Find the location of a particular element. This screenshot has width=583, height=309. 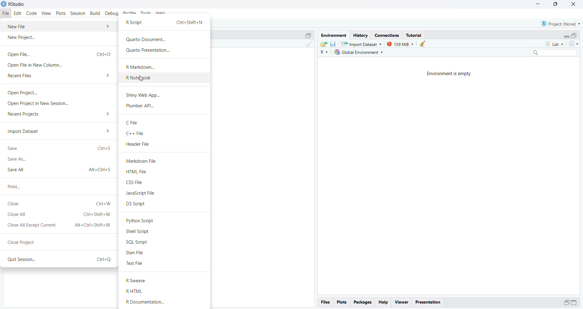

Save Ctrl+S is located at coordinates (59, 148).